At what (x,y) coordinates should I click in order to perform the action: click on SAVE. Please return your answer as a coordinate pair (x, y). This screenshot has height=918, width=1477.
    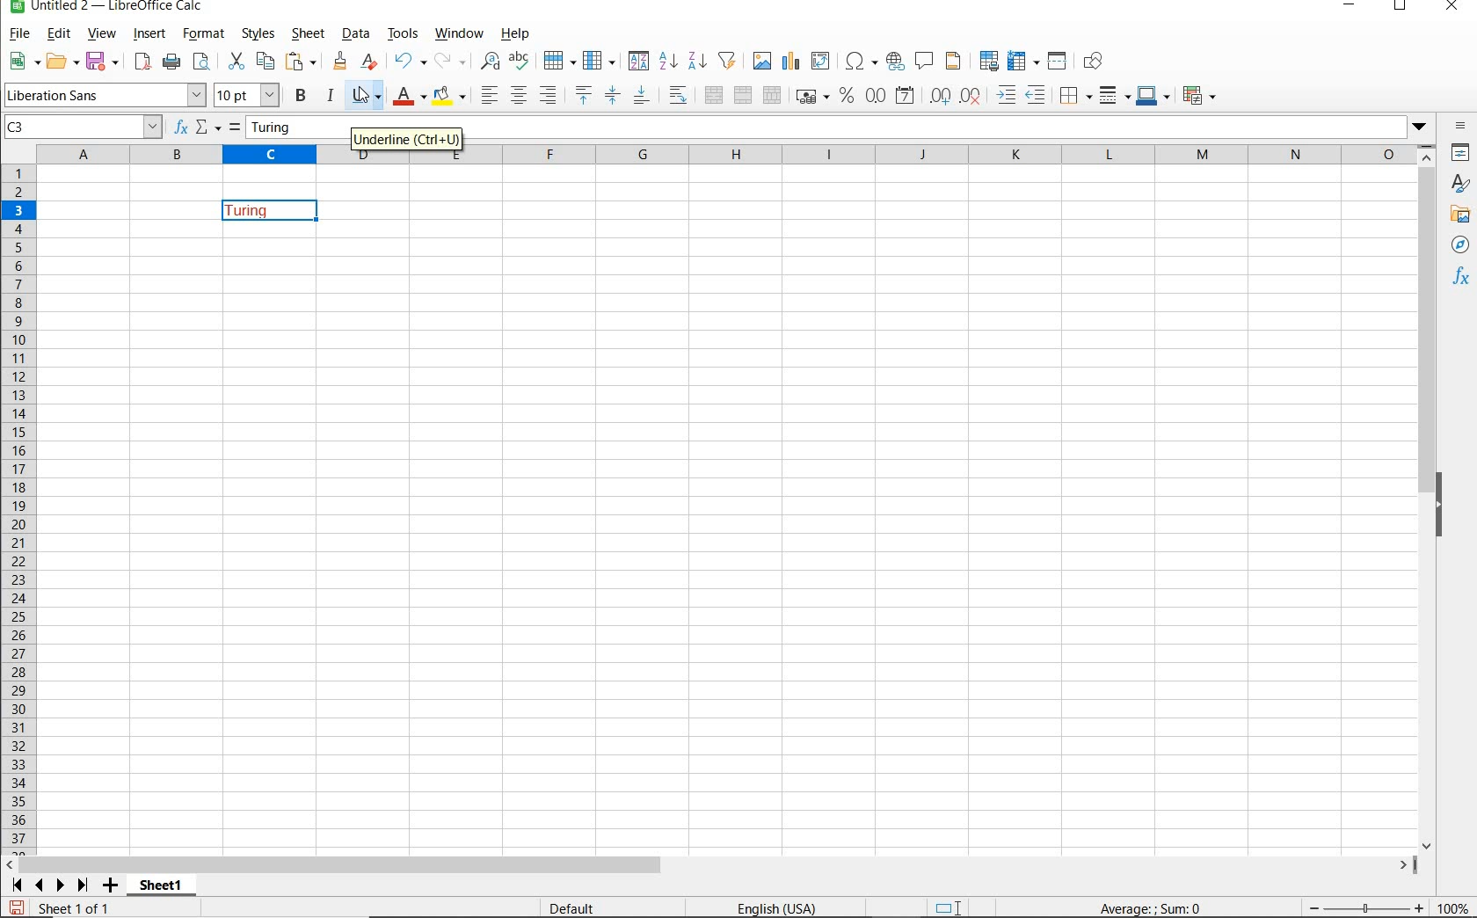
    Looking at the image, I should click on (17, 907).